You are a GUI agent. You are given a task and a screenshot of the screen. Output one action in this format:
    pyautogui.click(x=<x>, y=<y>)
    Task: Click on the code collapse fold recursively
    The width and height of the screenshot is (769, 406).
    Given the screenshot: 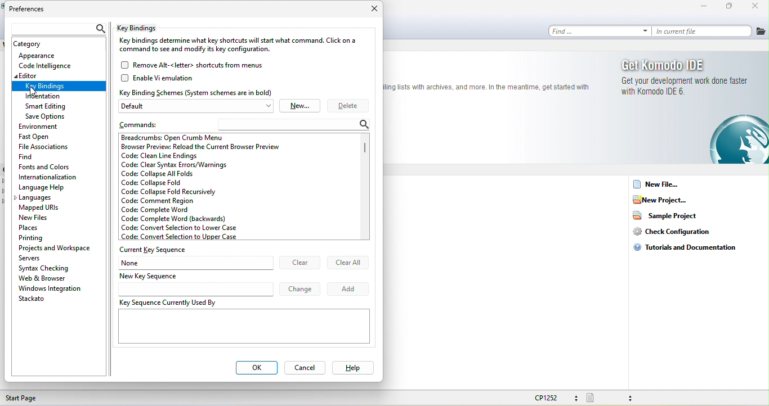 What is the action you would take?
    pyautogui.click(x=169, y=192)
    